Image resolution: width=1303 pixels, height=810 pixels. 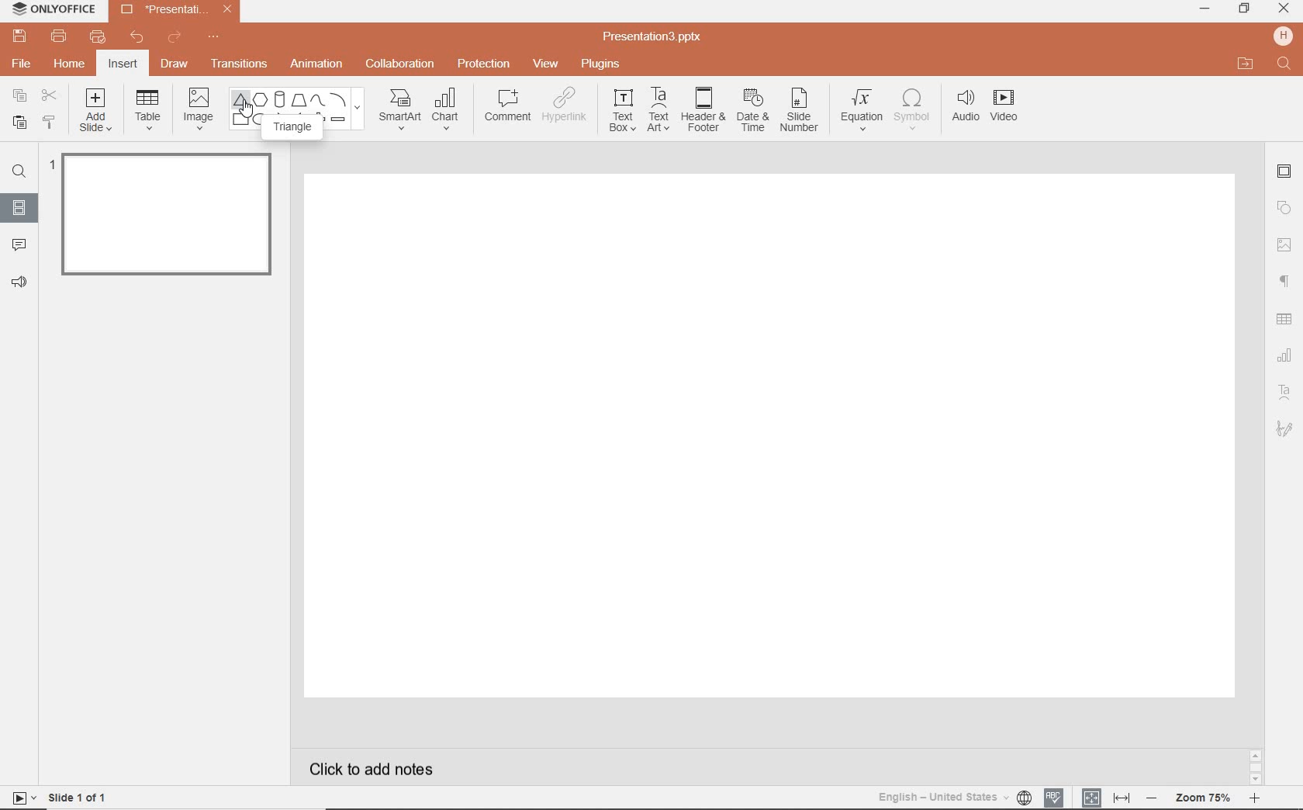 I want to click on TEXT BOX, so click(x=621, y=110).